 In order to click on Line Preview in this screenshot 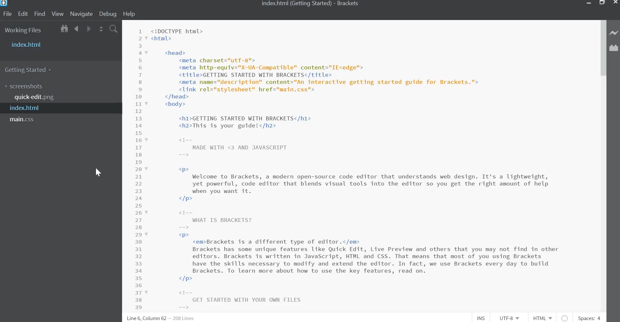, I will do `click(614, 33)`.